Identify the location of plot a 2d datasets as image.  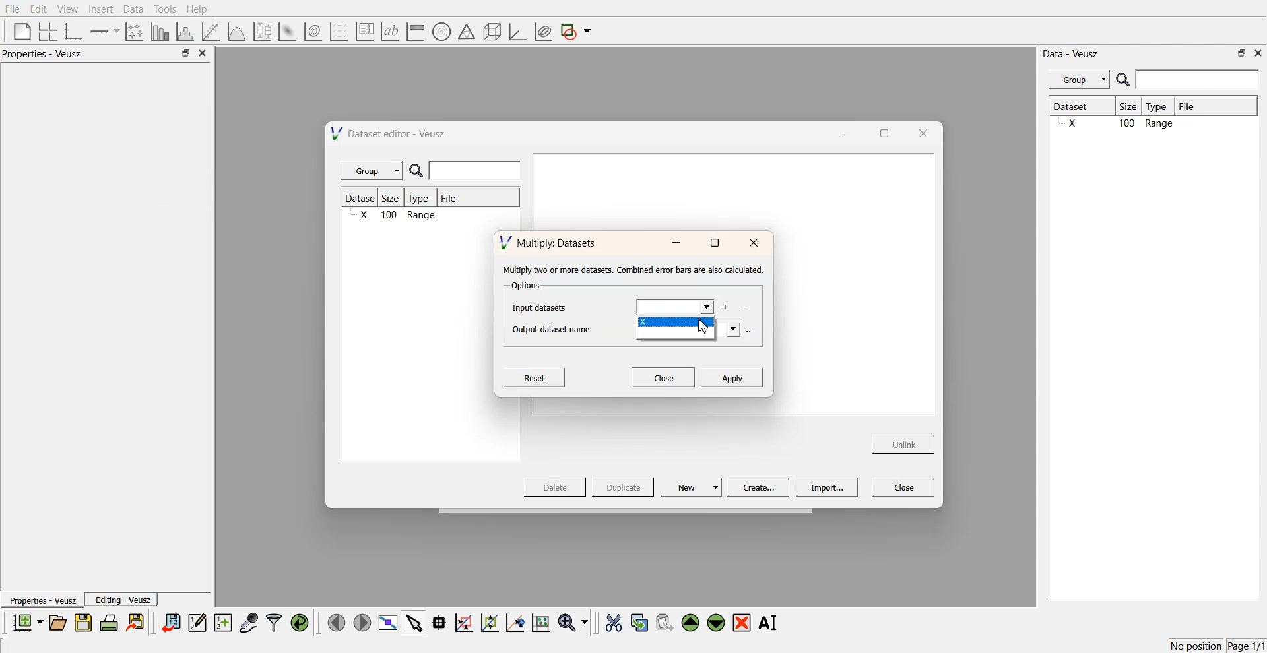
(286, 31).